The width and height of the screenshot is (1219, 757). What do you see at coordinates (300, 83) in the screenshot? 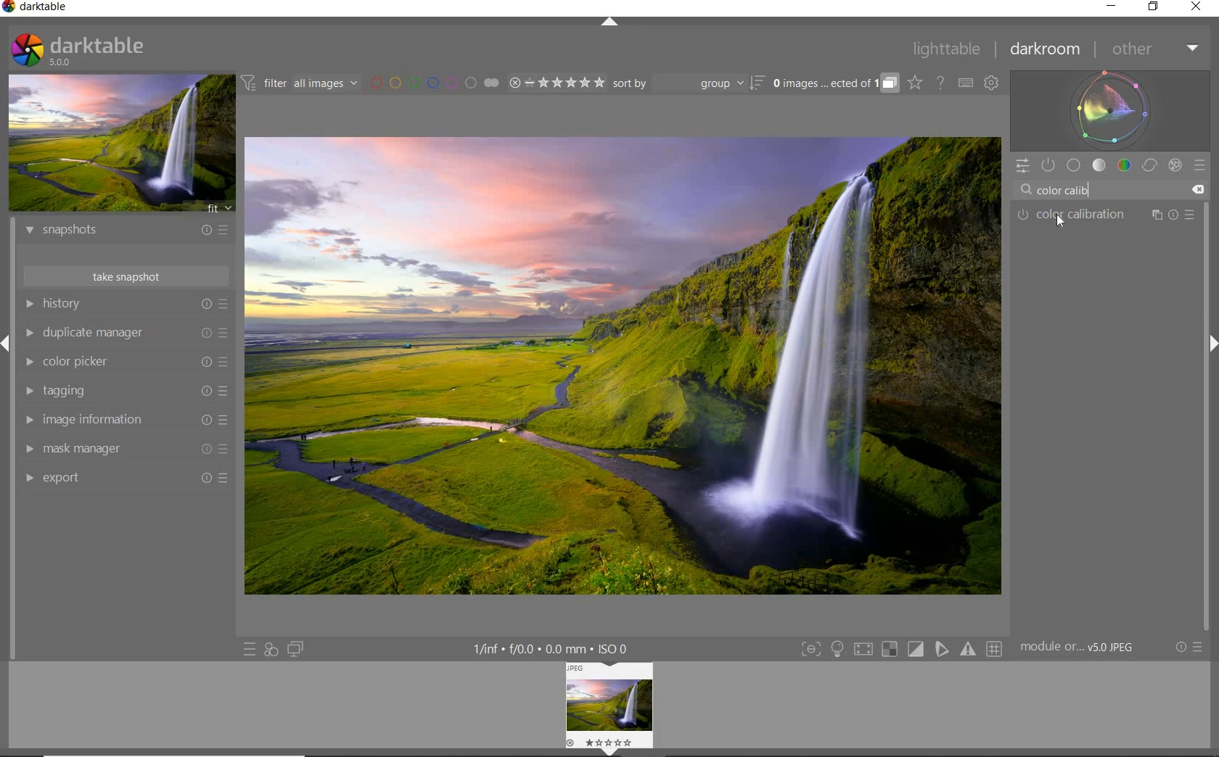
I see `FILTER IMAGES BASED ON THEIR MODULE ORDER` at bounding box center [300, 83].